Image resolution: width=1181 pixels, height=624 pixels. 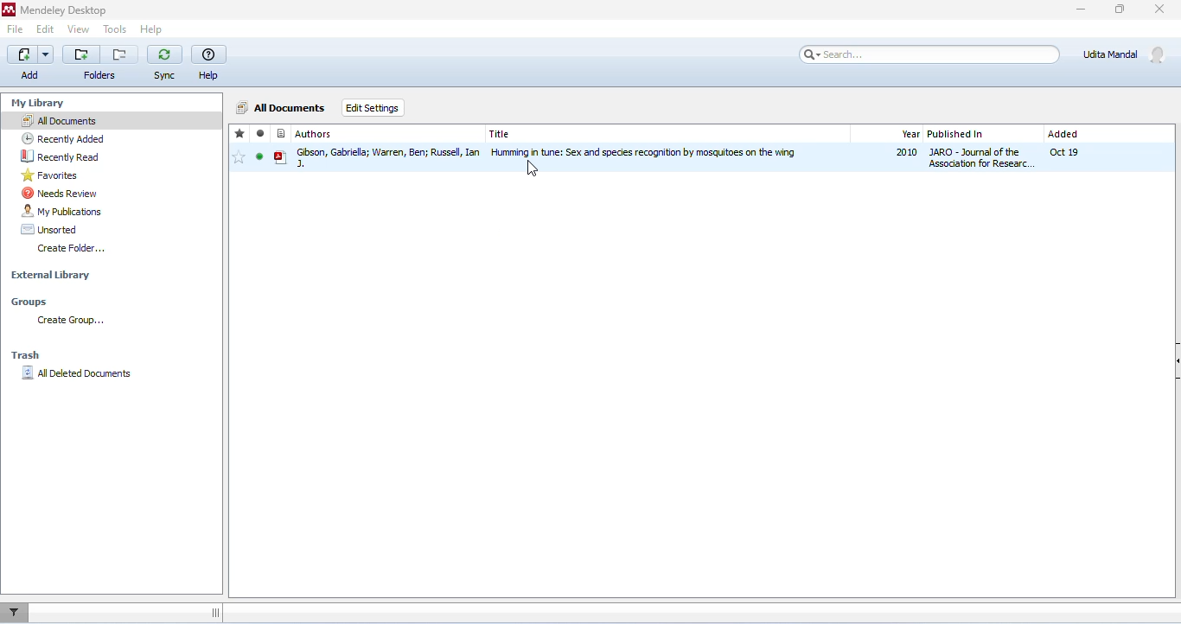 What do you see at coordinates (1173, 355) in the screenshot?
I see `hide/show` at bounding box center [1173, 355].